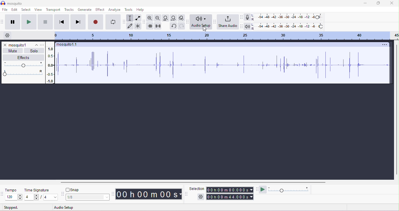 This screenshot has height=211, width=399. Describe the element at coordinates (224, 65) in the screenshot. I see `waveform` at that location.